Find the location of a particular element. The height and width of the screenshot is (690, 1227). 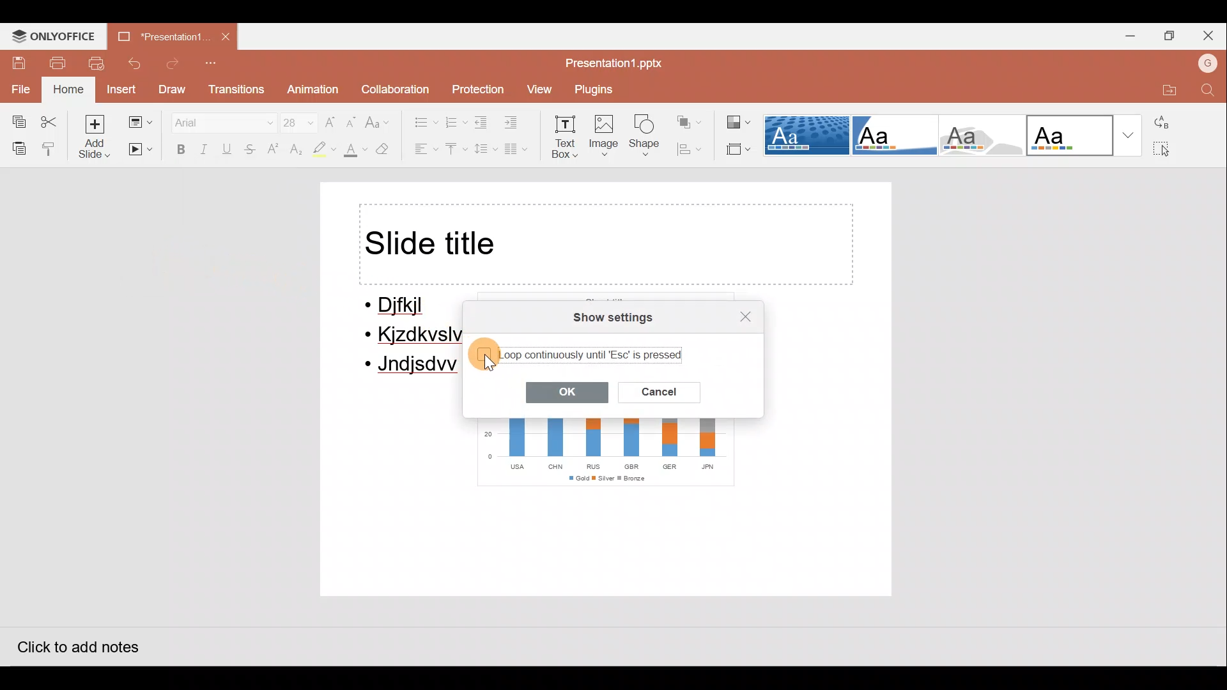

Shape is located at coordinates (645, 137).